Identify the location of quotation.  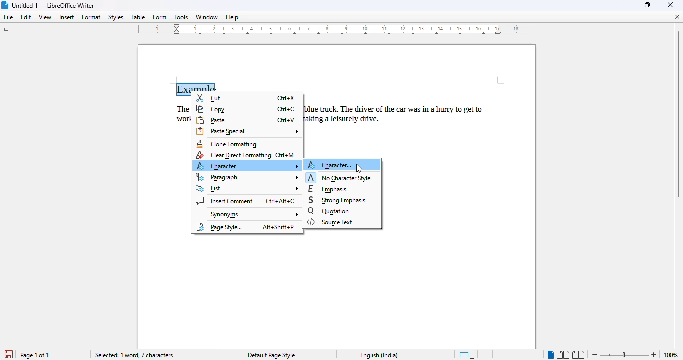
(328, 211).